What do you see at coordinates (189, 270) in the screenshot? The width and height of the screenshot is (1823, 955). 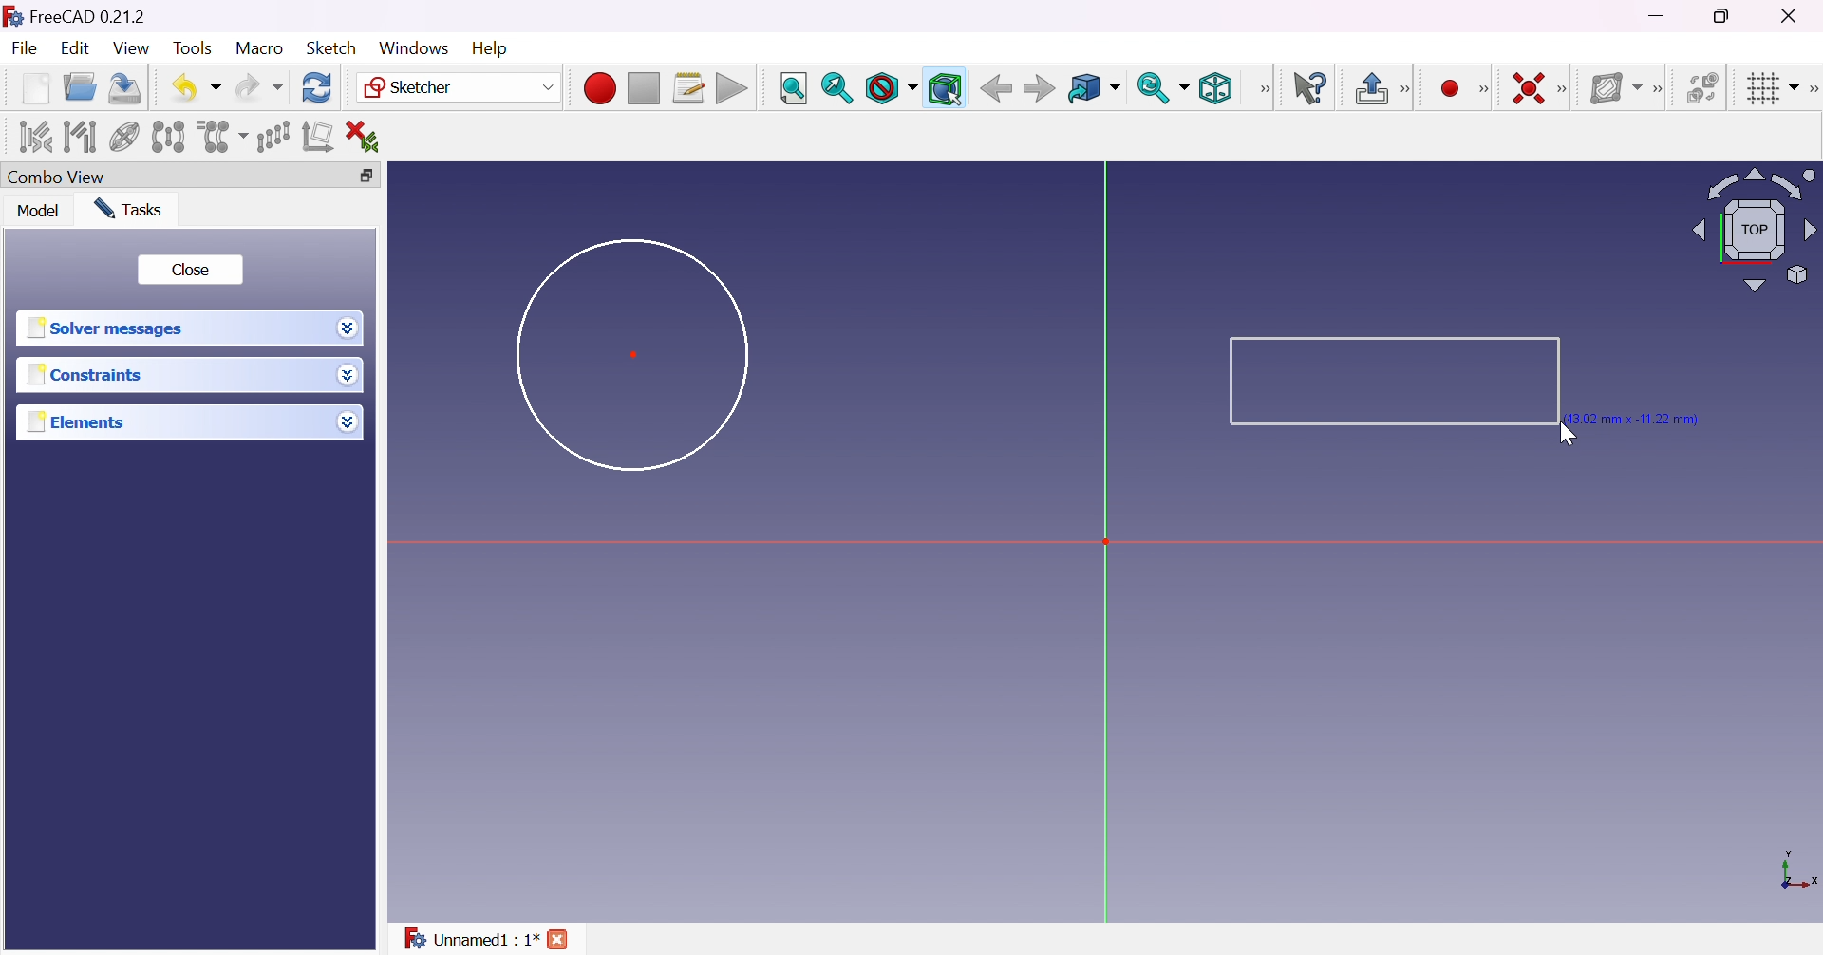 I see `Close` at bounding box center [189, 270].